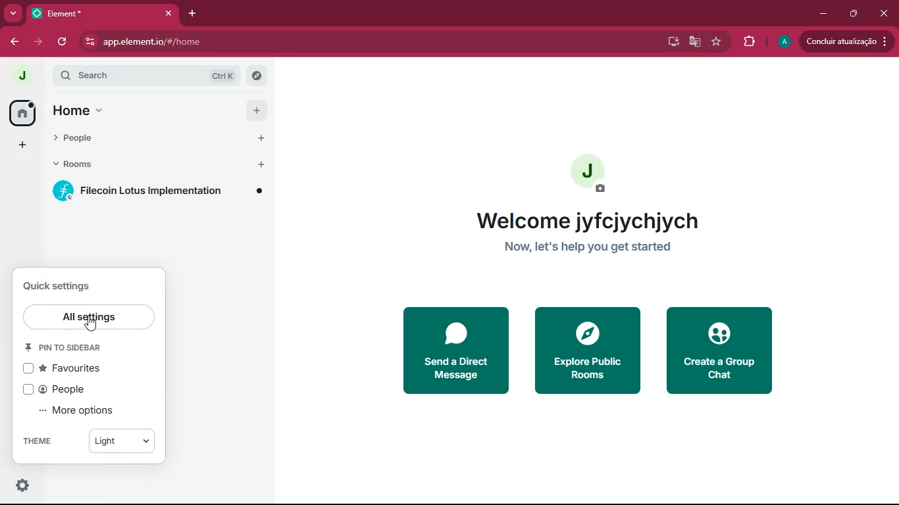 The image size is (899, 505). I want to click on close tab, so click(169, 14).